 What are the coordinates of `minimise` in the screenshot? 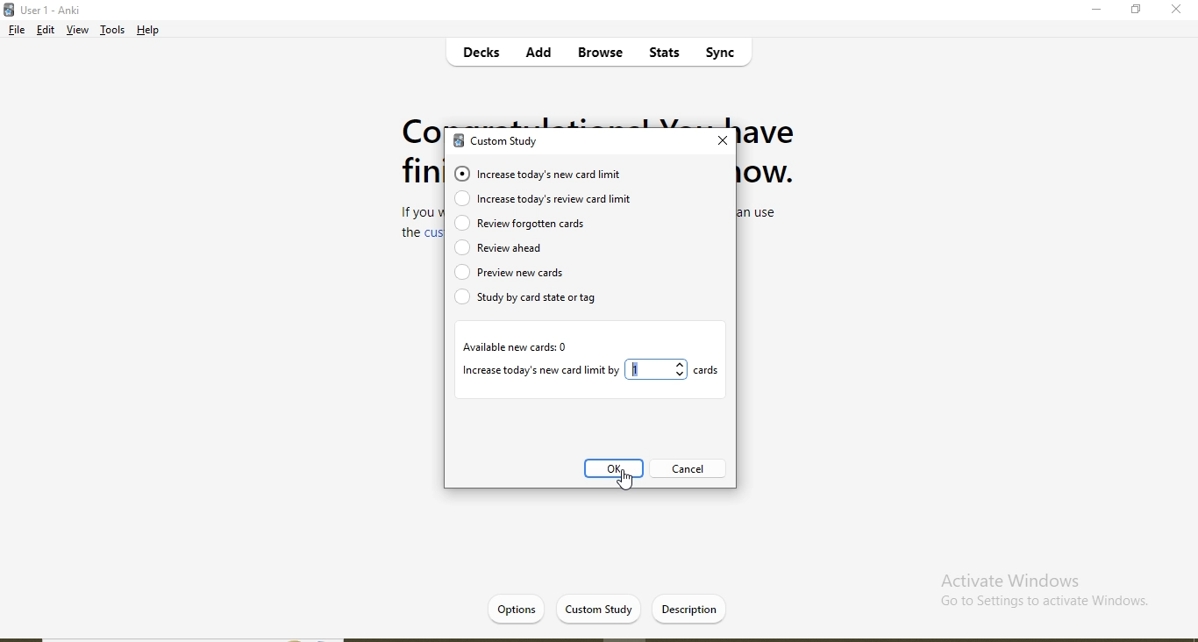 It's located at (1098, 12).